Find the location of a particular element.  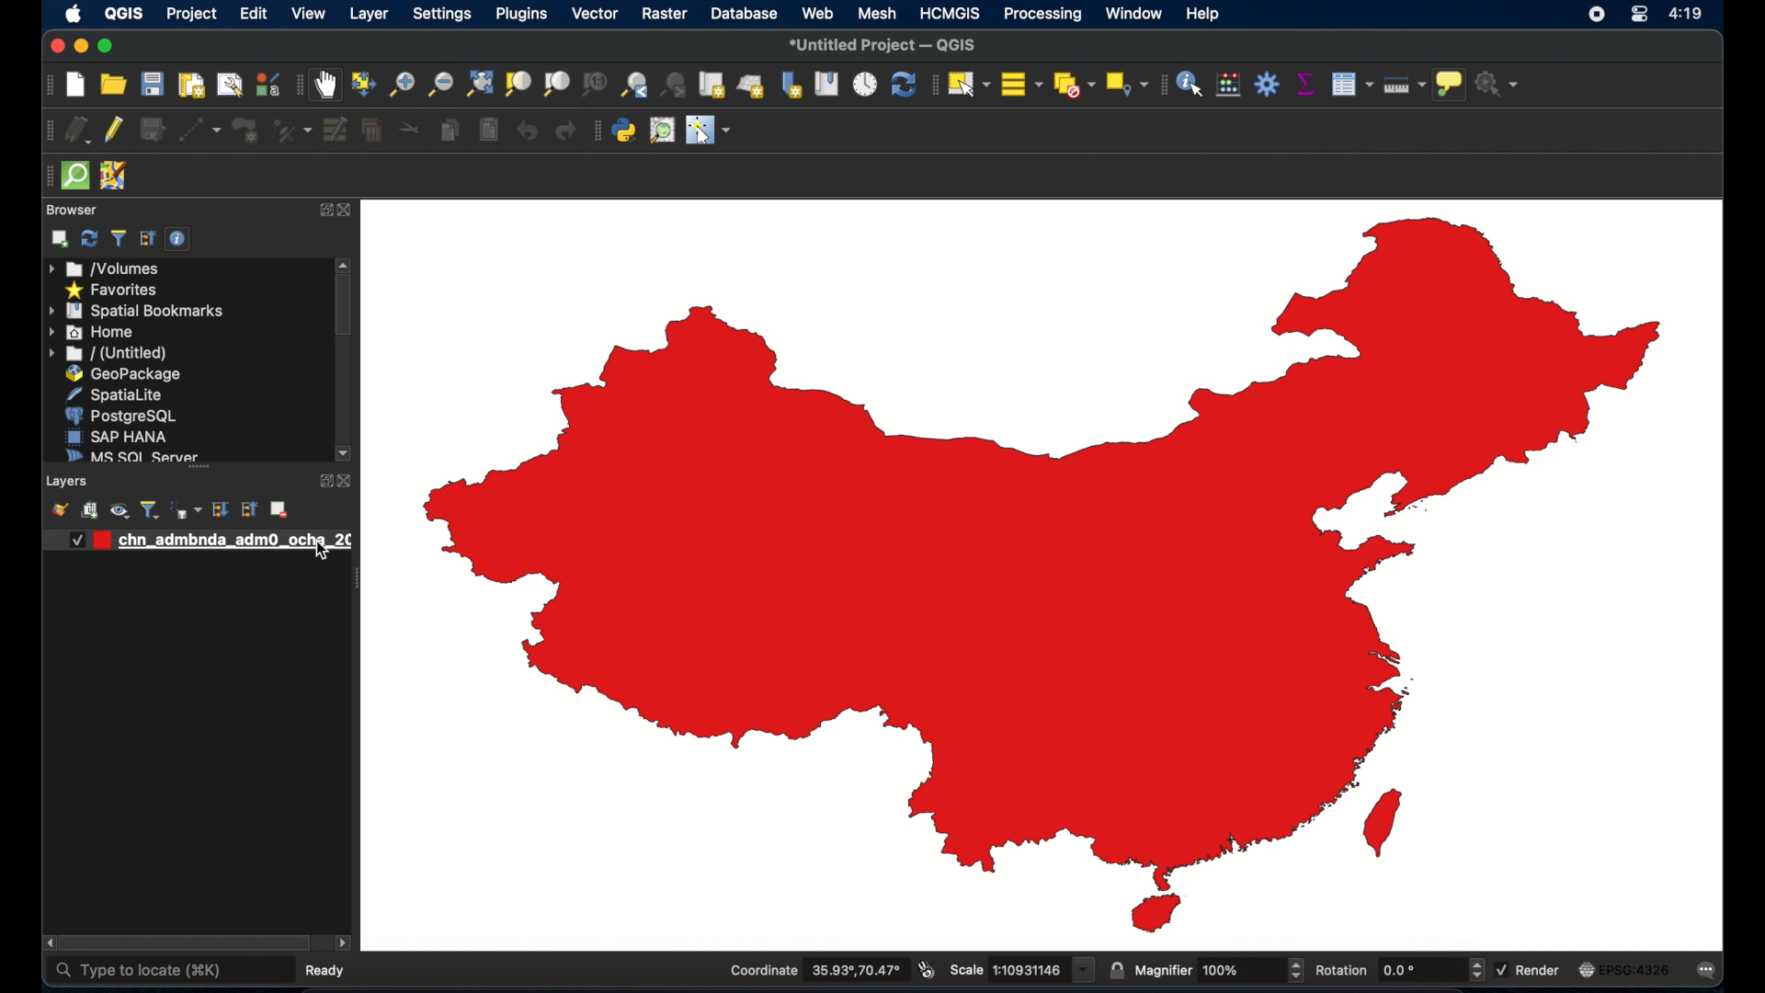

database is located at coordinates (746, 13).